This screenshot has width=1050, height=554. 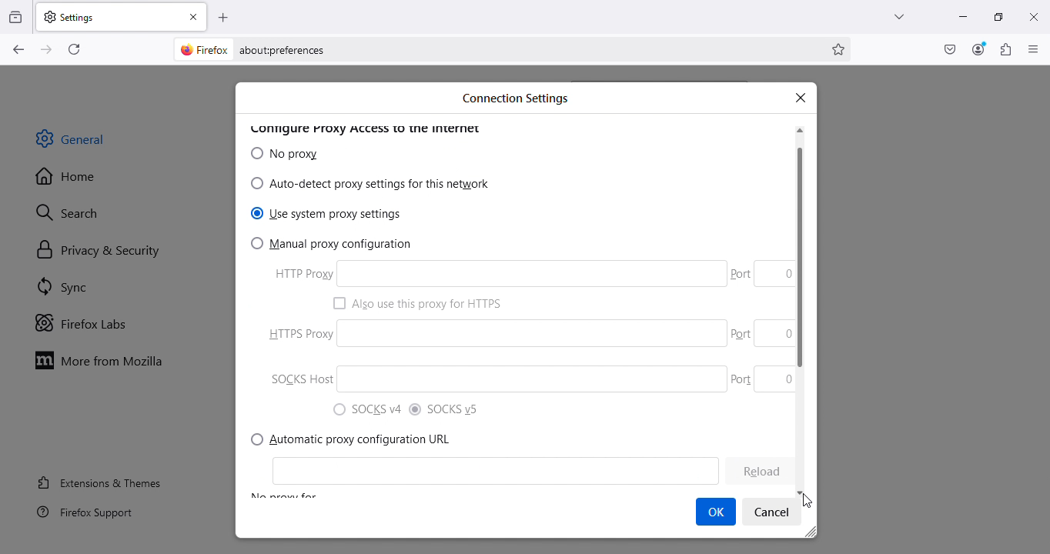 What do you see at coordinates (75, 138) in the screenshot?
I see `General` at bounding box center [75, 138].